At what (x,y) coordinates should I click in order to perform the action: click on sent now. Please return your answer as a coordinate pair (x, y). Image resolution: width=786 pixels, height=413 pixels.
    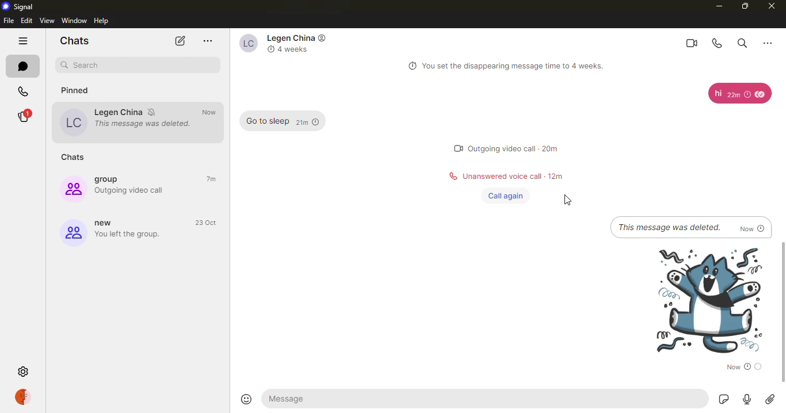
    Looking at the image, I should click on (743, 366).